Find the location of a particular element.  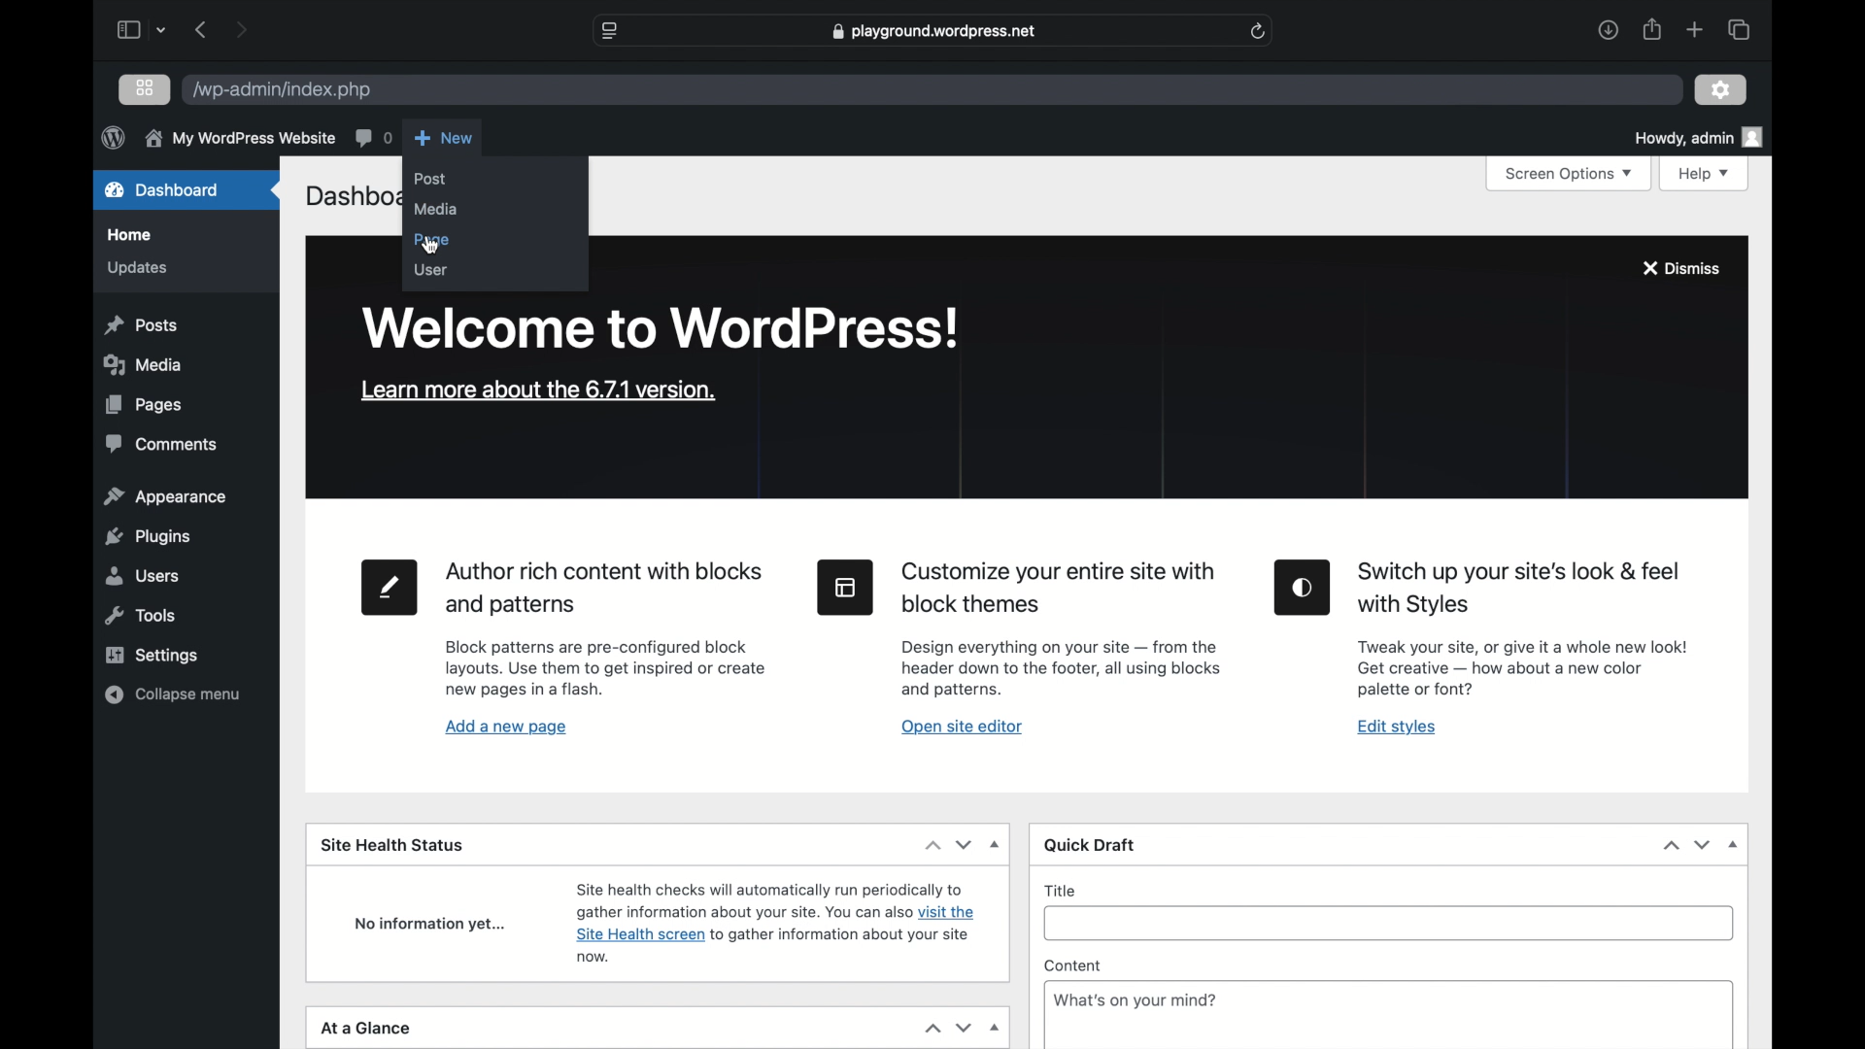

wordpress address is located at coordinates (284, 90).